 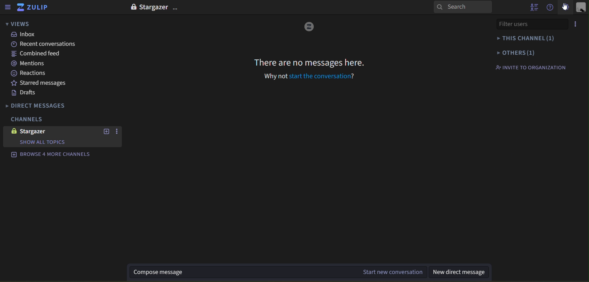 I want to click on view profile, so click(x=582, y=7).